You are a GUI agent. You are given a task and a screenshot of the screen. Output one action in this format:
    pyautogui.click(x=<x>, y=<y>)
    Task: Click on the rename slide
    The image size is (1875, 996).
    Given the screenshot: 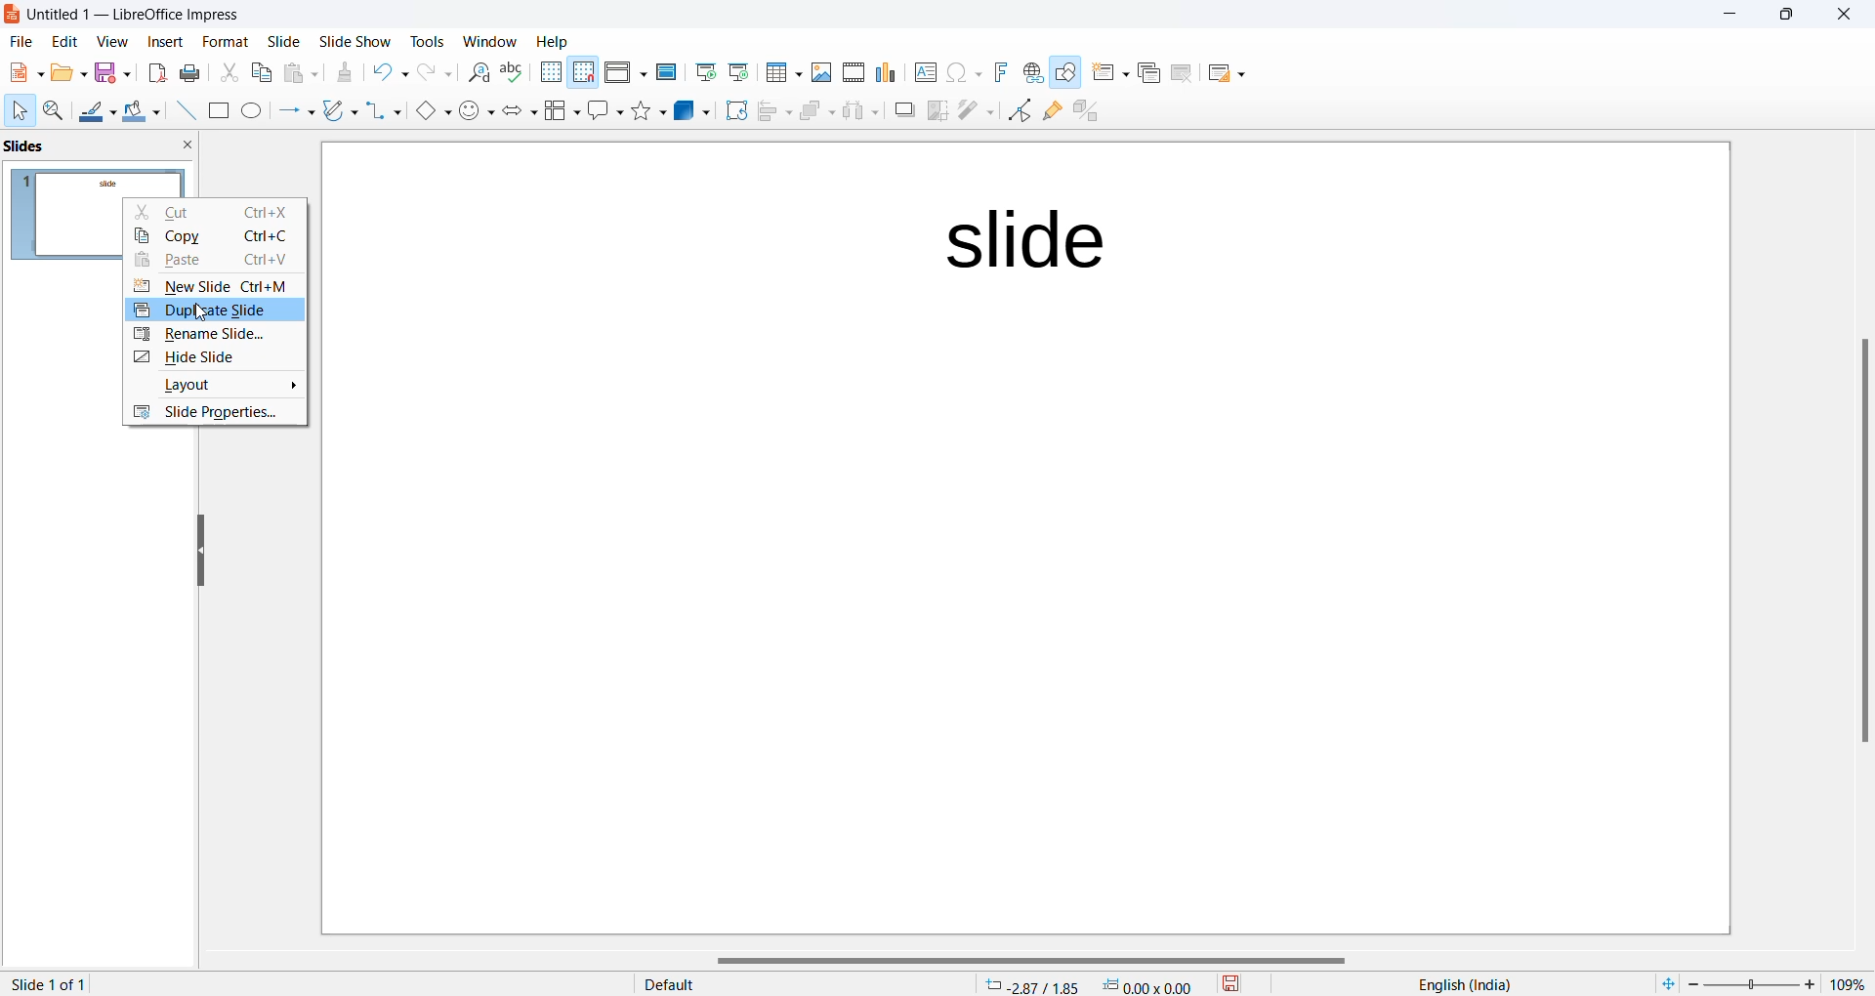 What is the action you would take?
    pyautogui.click(x=209, y=337)
    